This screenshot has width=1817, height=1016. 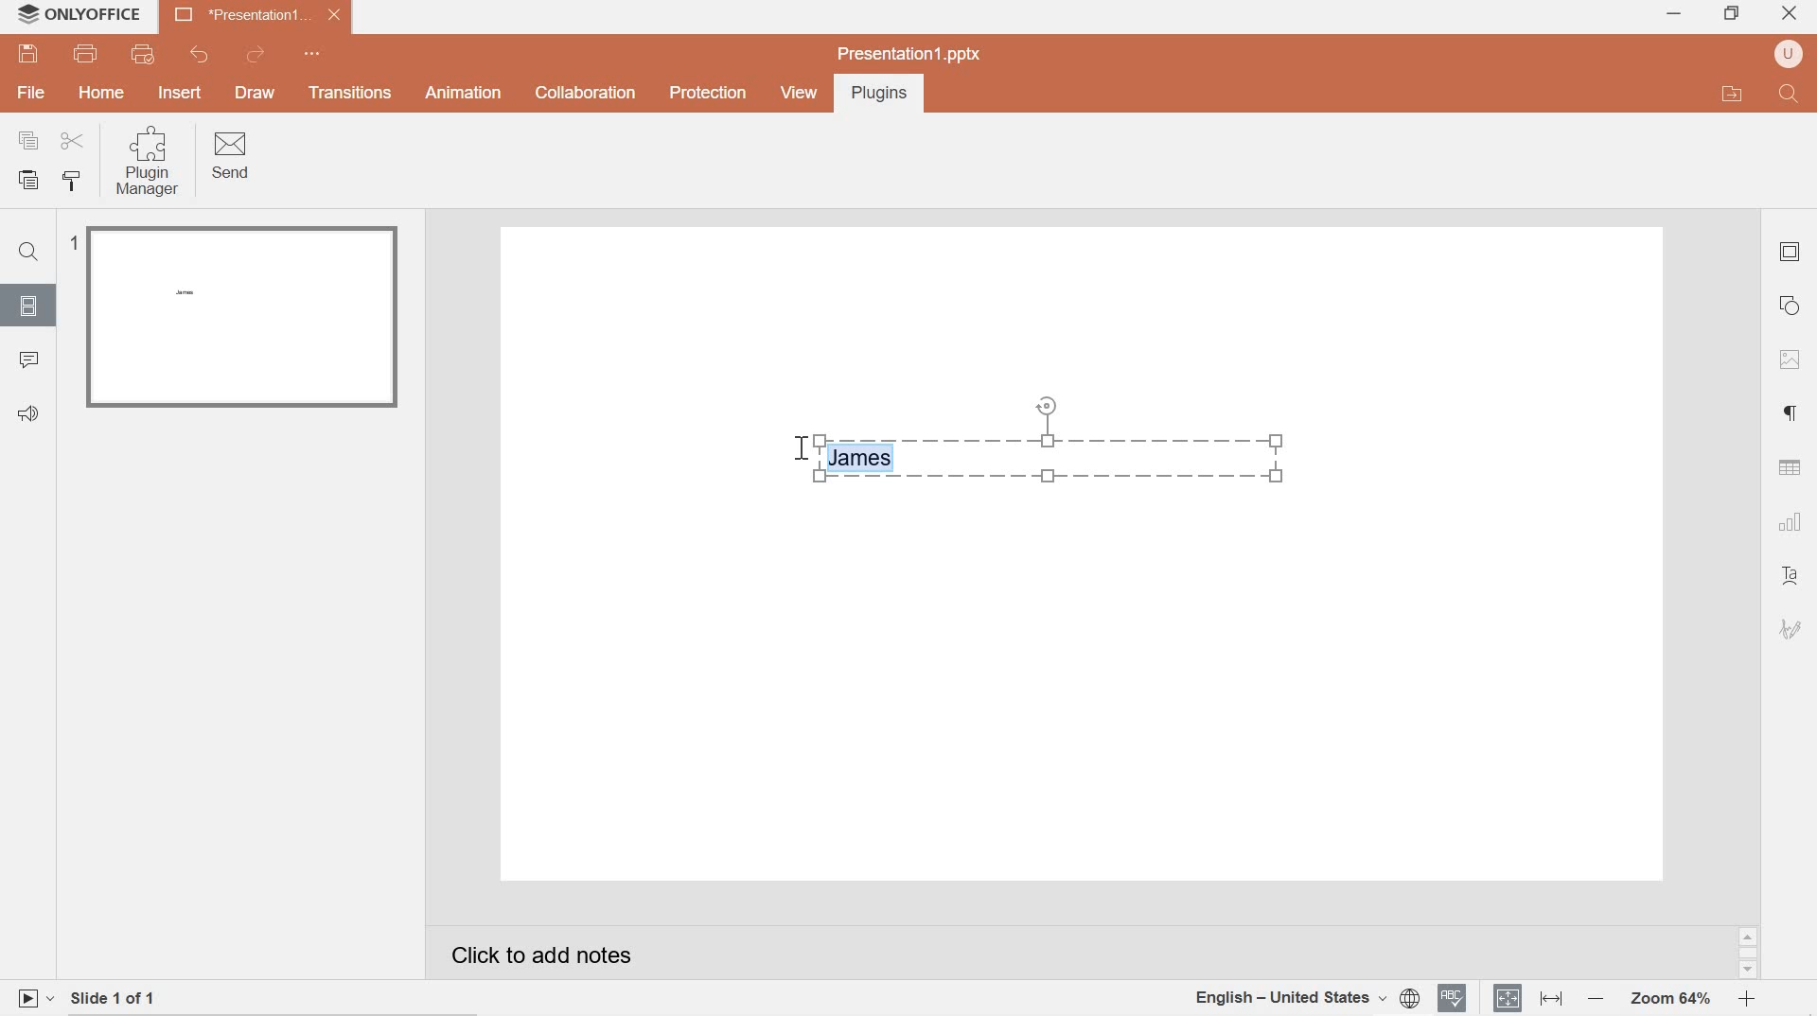 What do you see at coordinates (258, 95) in the screenshot?
I see `DRAW` at bounding box center [258, 95].